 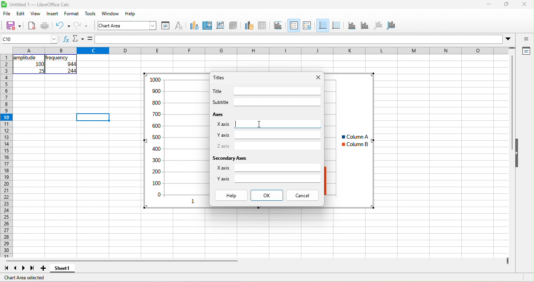 What do you see at coordinates (278, 135) in the screenshot?
I see `Input for y axis` at bounding box center [278, 135].